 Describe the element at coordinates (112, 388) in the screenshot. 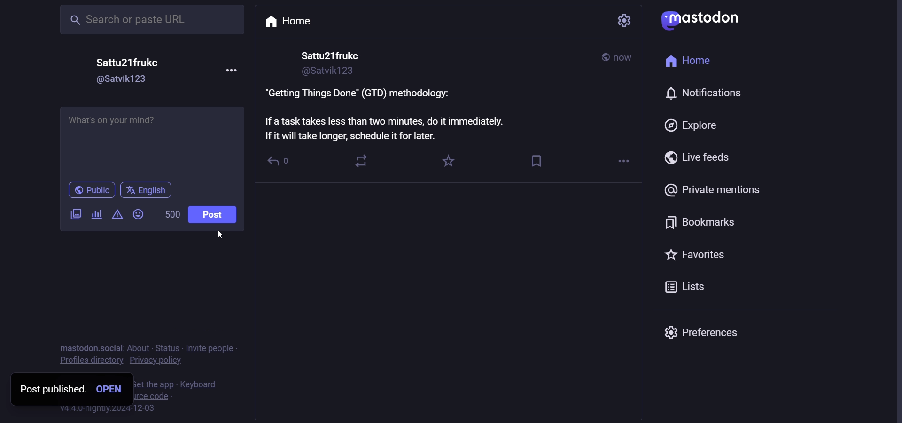

I see `open` at that location.